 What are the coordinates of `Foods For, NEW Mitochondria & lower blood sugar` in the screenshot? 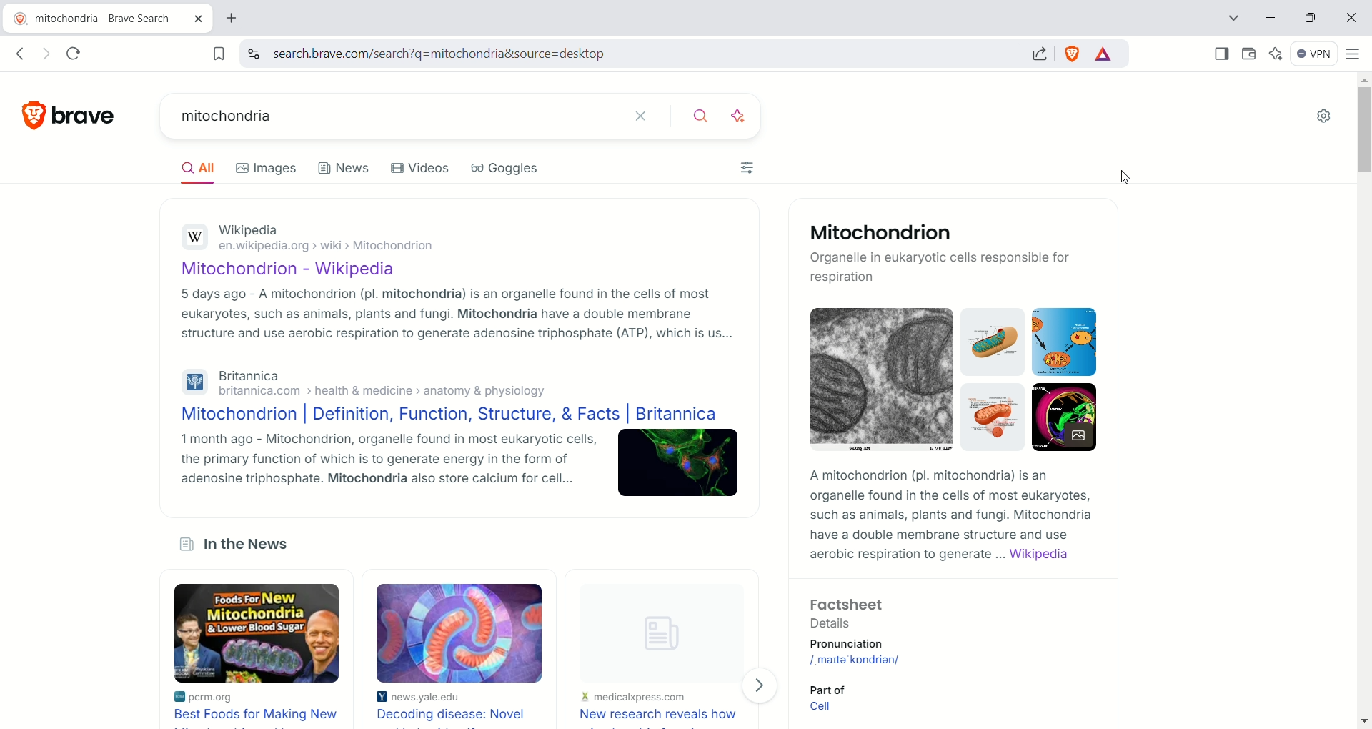 It's located at (258, 628).